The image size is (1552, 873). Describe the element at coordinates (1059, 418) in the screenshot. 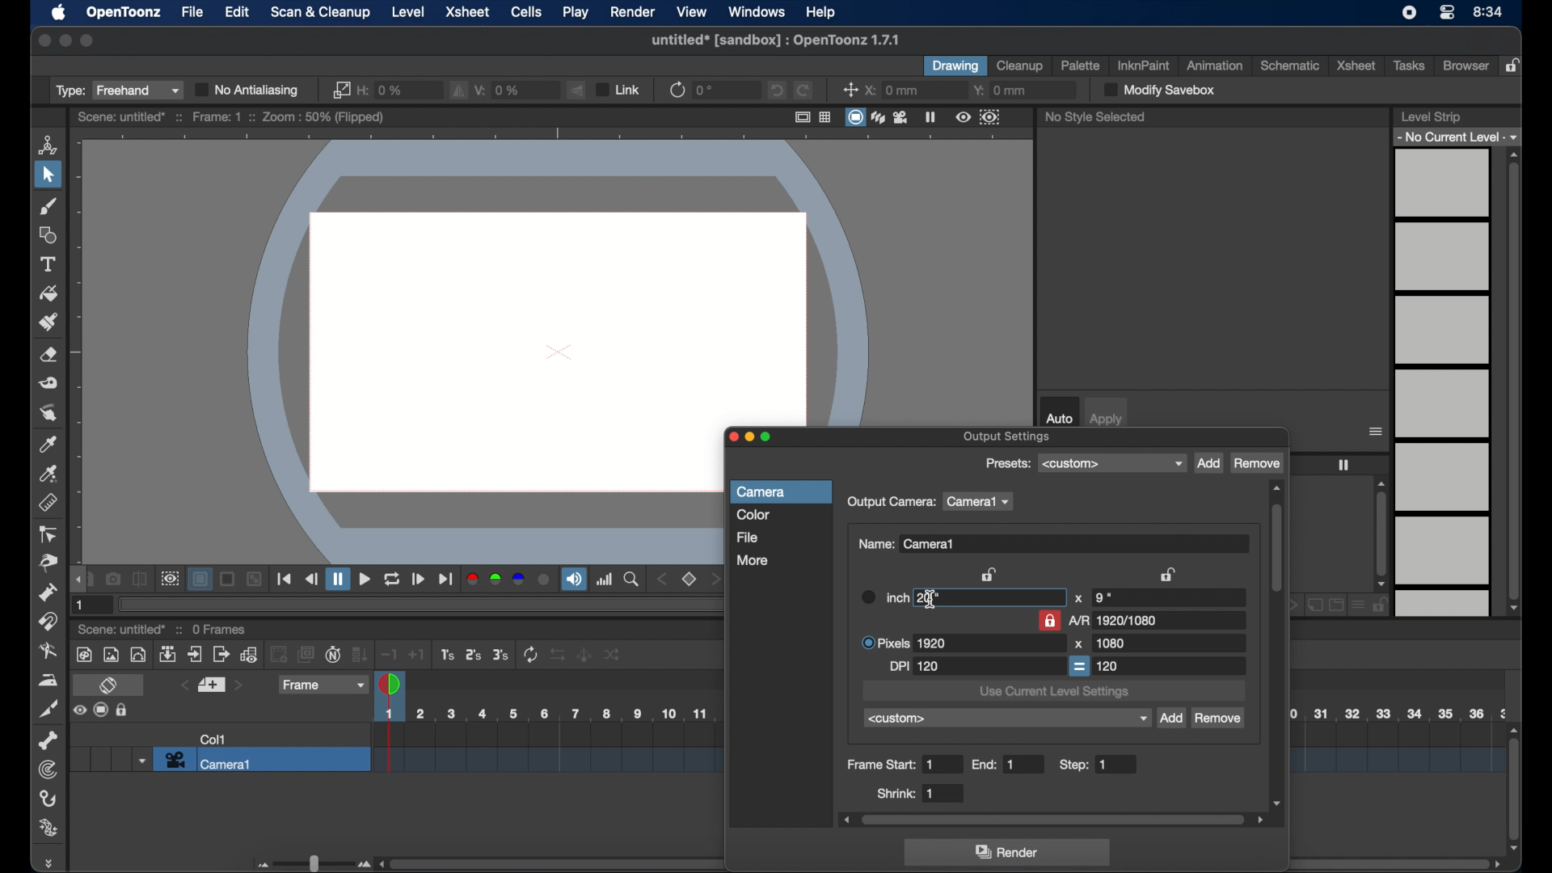

I see `auto` at that location.